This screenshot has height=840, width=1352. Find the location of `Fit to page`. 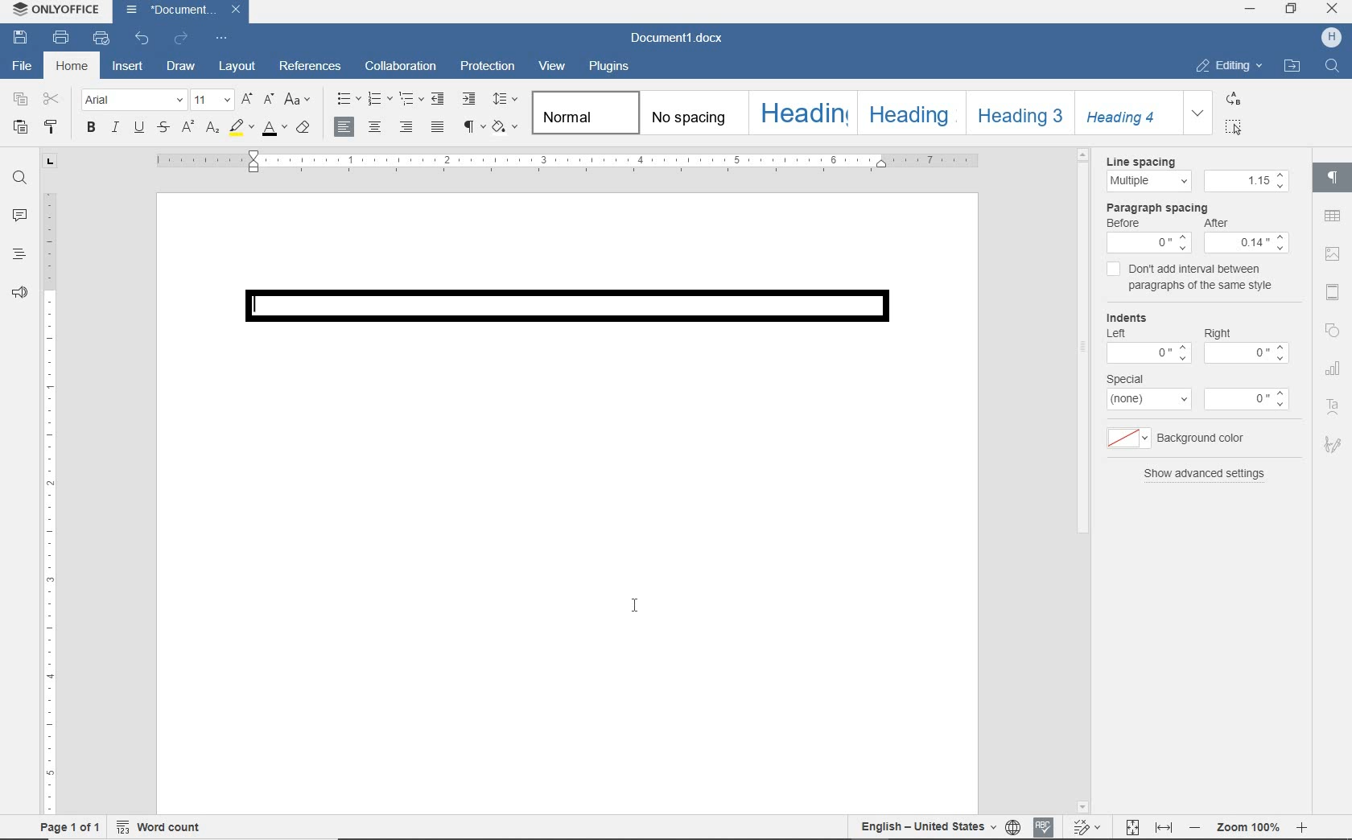

Fit to page is located at coordinates (1132, 827).